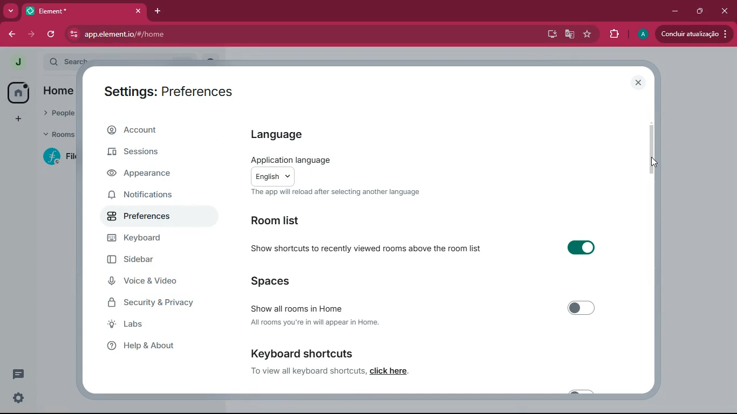 This screenshot has width=737, height=414. I want to click on scroll bar, so click(652, 150).